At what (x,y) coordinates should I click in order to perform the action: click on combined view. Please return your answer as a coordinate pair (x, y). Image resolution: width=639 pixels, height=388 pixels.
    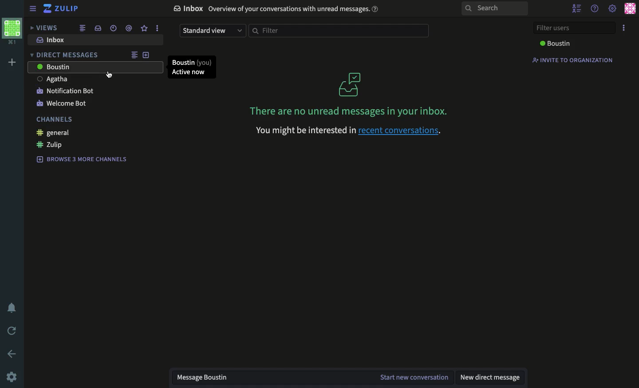
    Looking at the image, I should click on (134, 54).